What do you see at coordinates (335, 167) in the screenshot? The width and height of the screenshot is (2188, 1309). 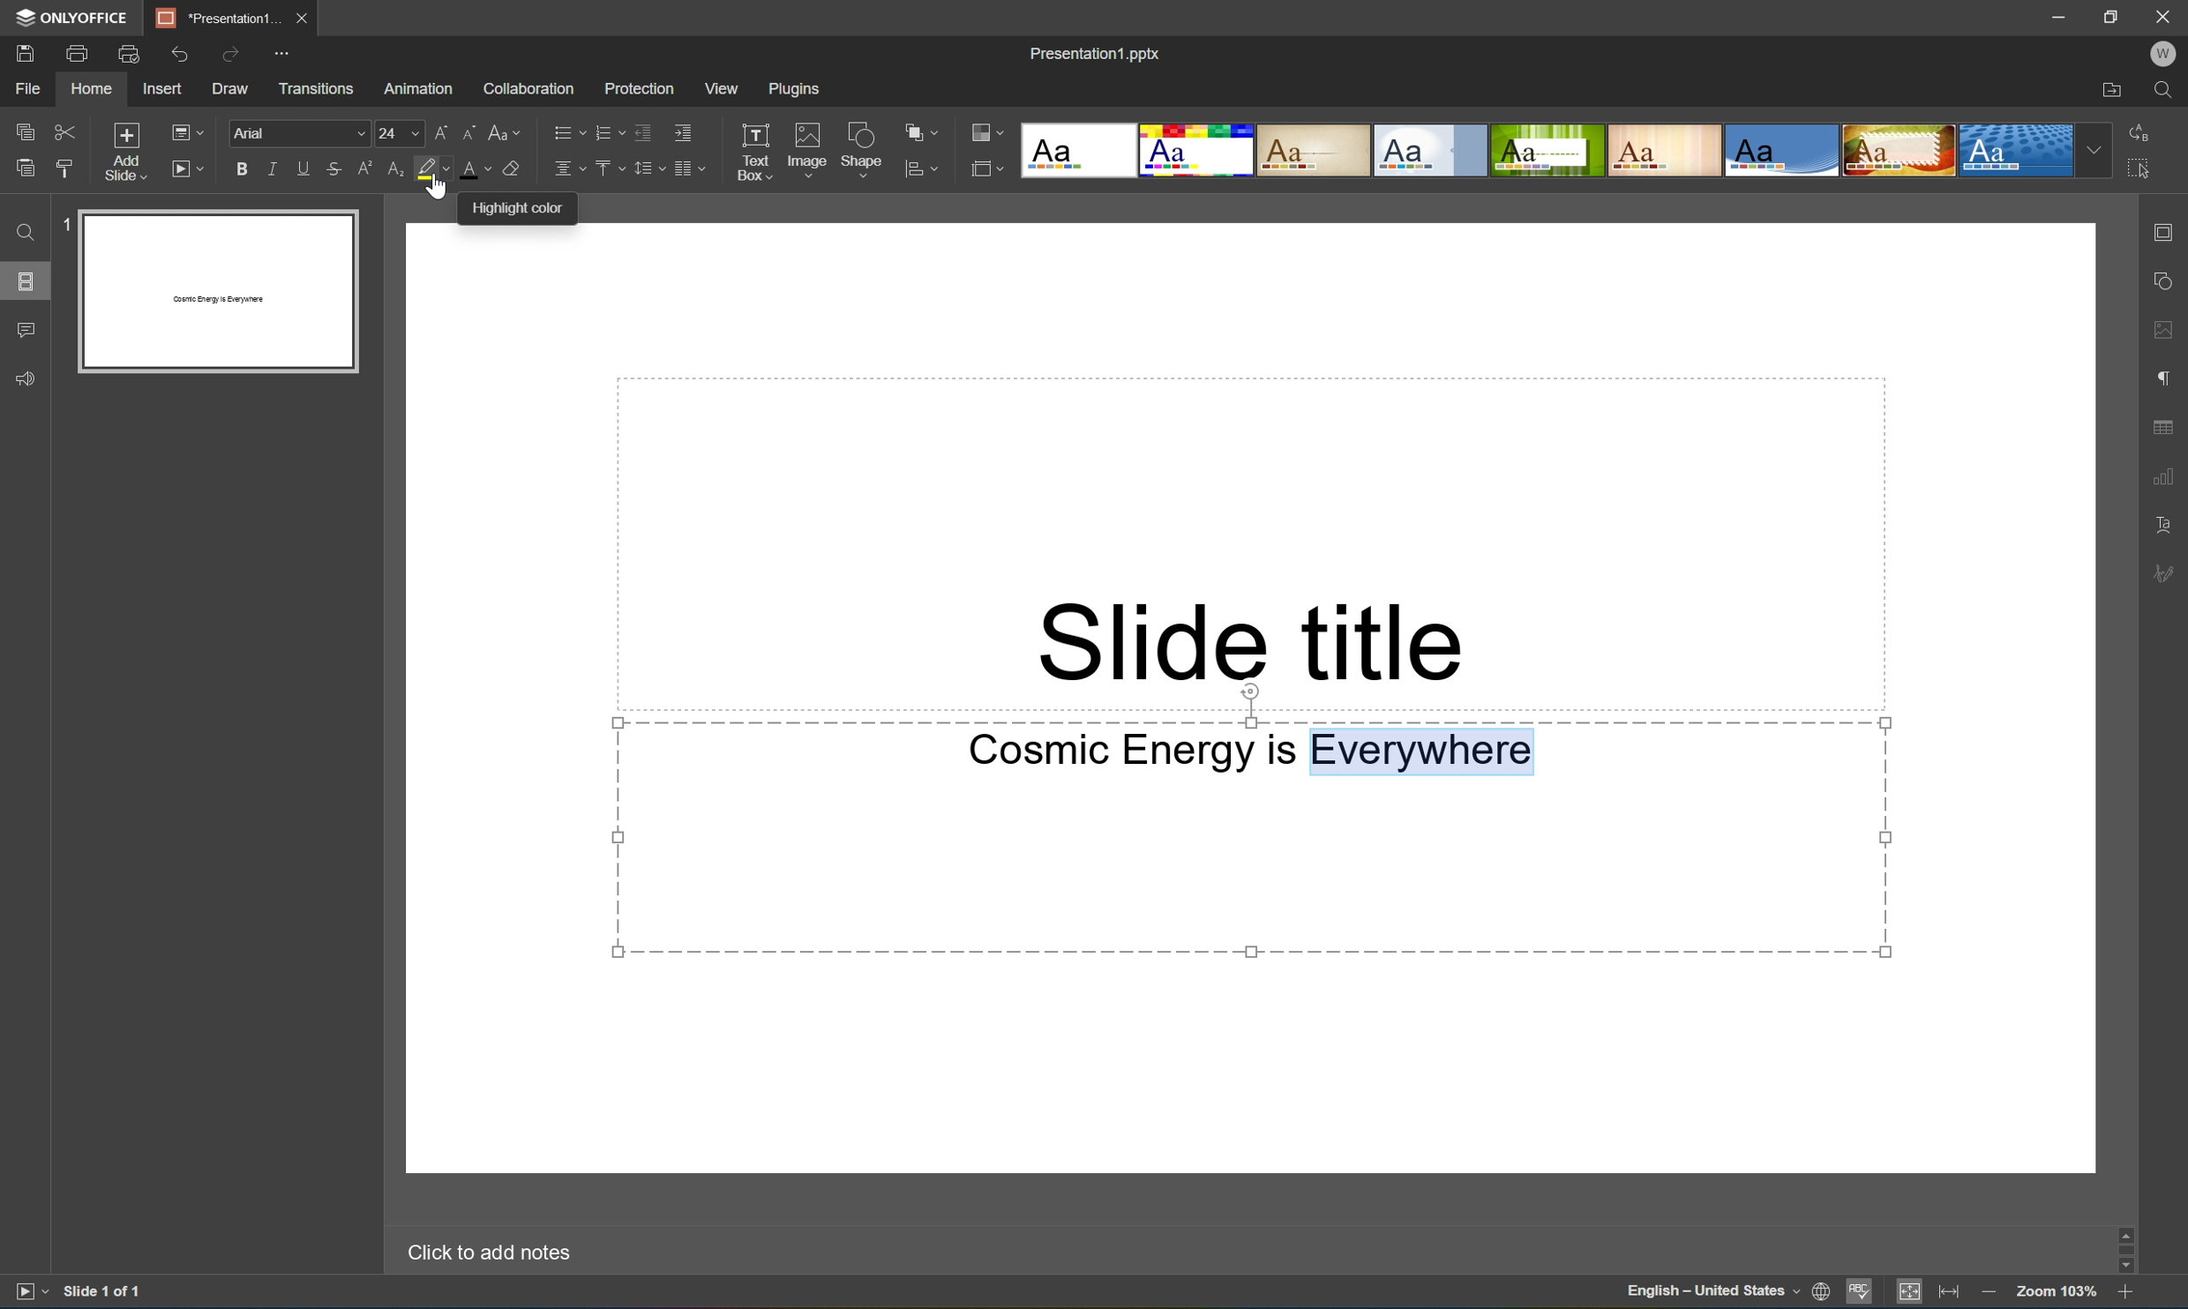 I see `Strikethrough` at bounding box center [335, 167].